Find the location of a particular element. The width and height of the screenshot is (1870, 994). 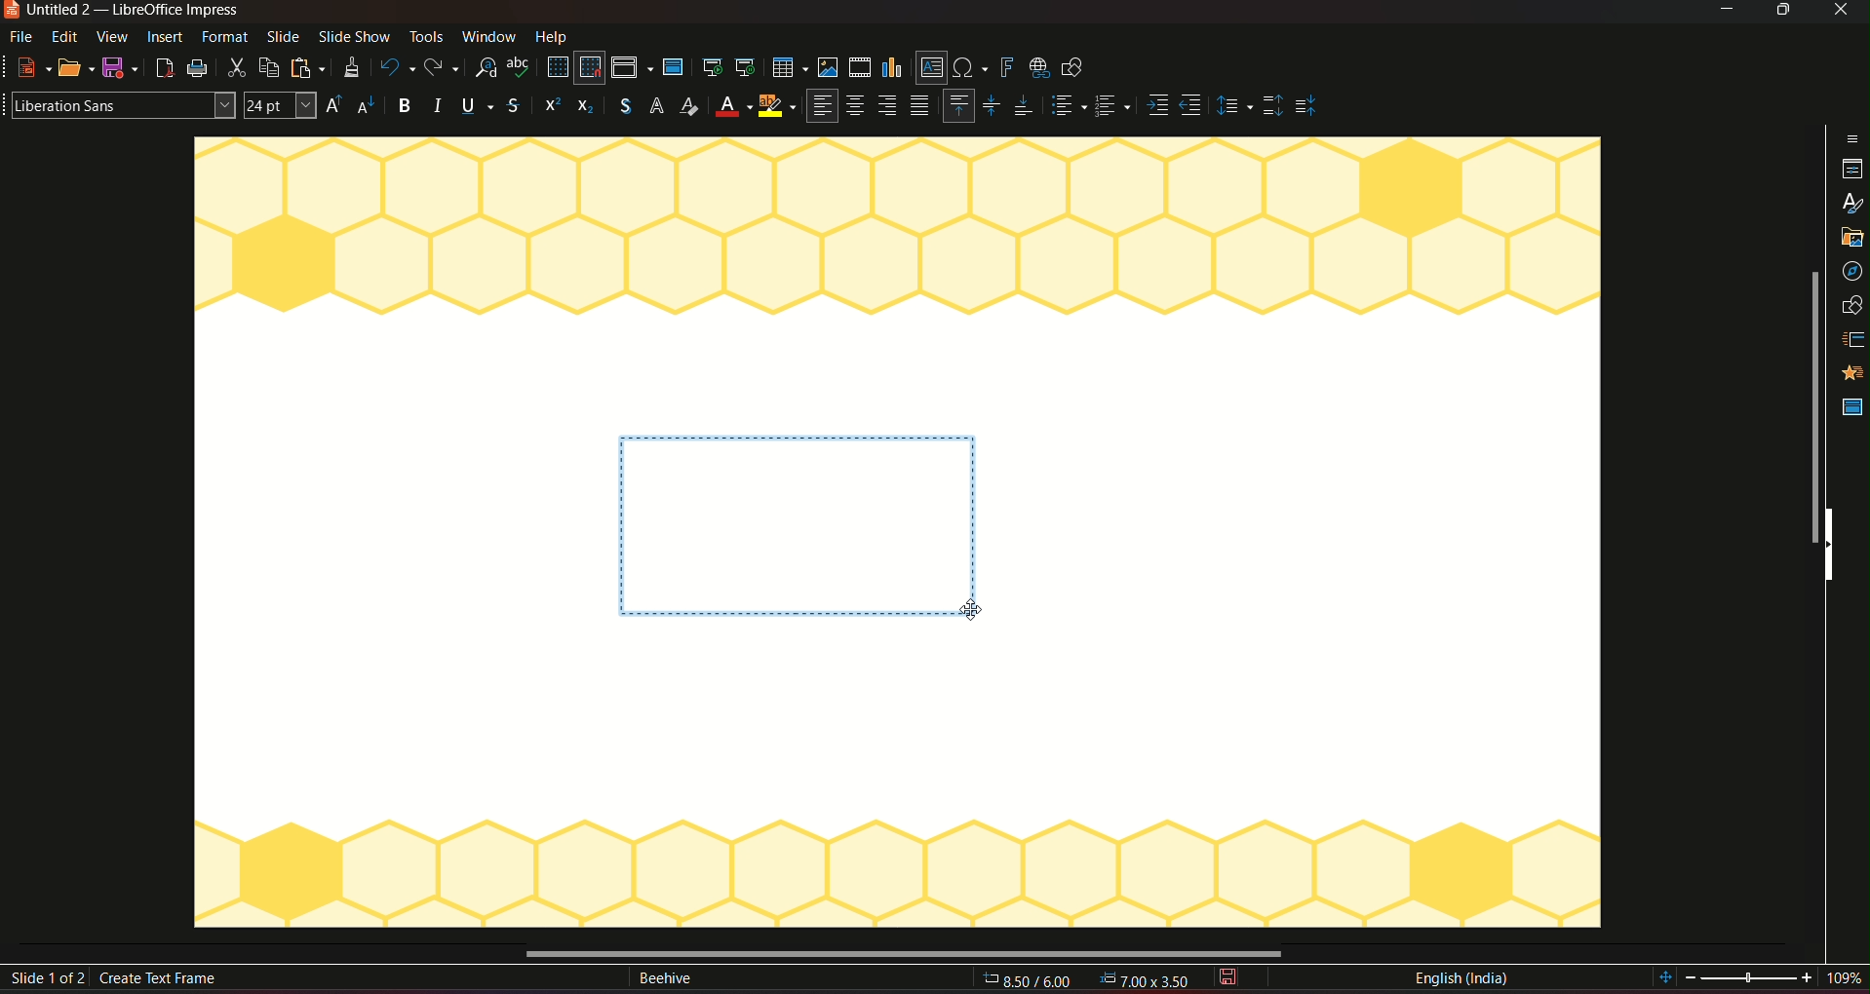

edit zoom is located at coordinates (1751, 978).